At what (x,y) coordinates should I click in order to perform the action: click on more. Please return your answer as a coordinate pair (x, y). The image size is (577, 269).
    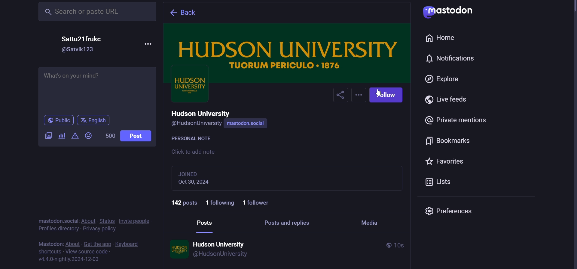
    Looking at the image, I should click on (359, 95).